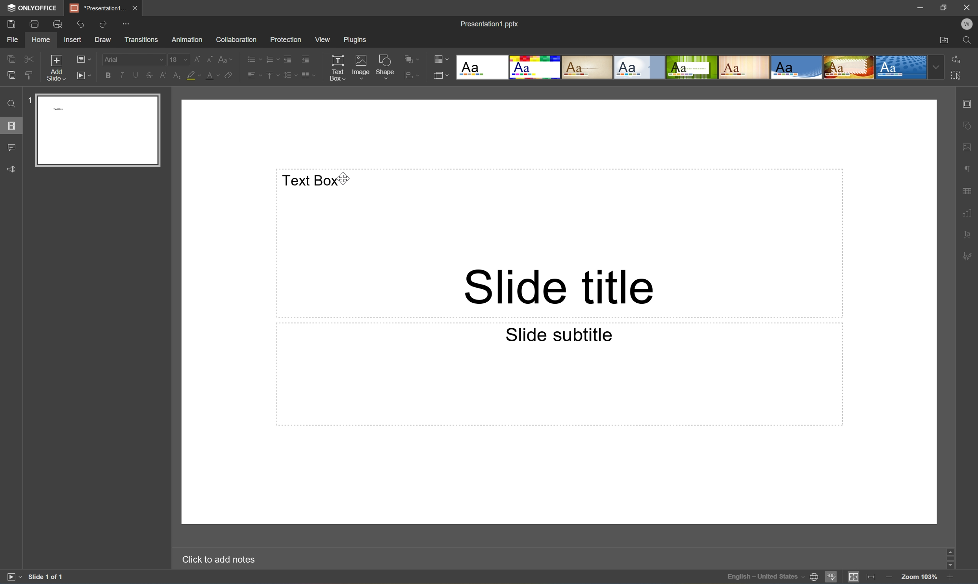 This screenshot has width=978, height=584. What do you see at coordinates (12, 103) in the screenshot?
I see `Find` at bounding box center [12, 103].